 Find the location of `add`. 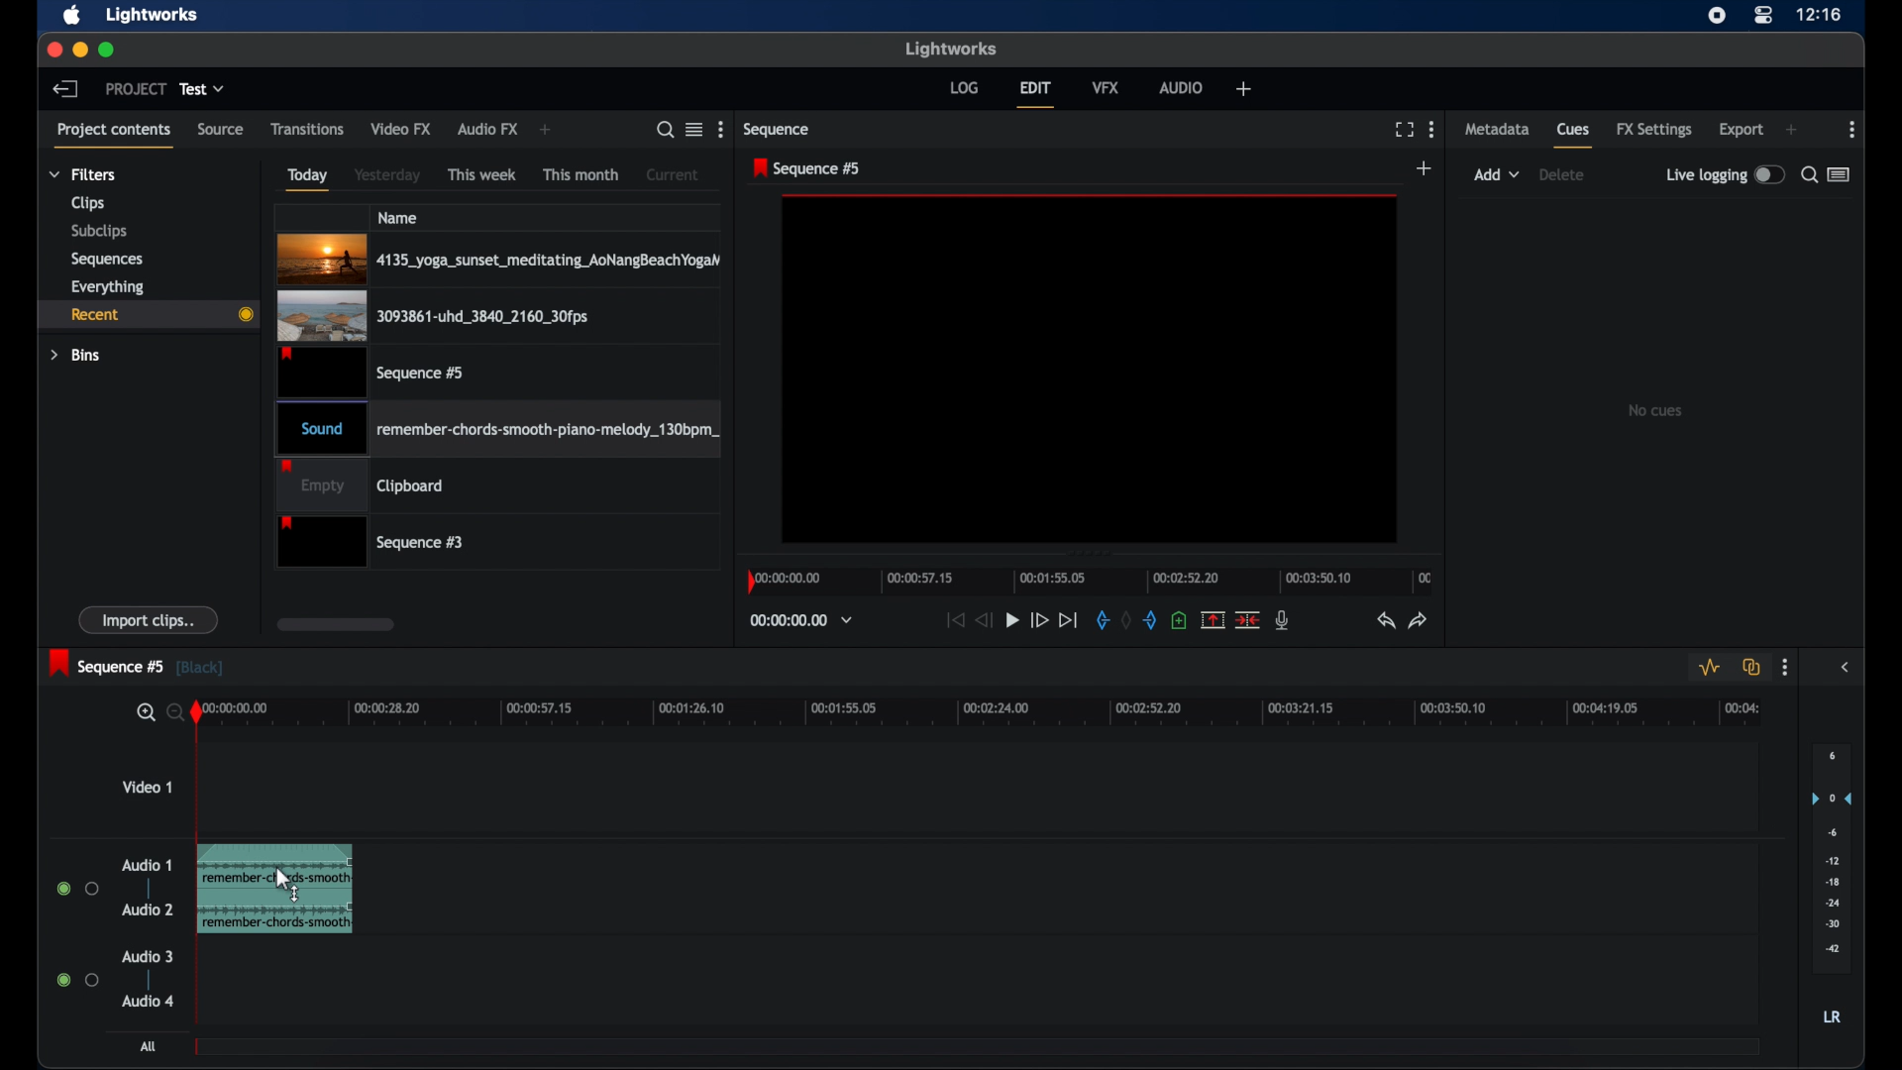

add is located at coordinates (548, 130).